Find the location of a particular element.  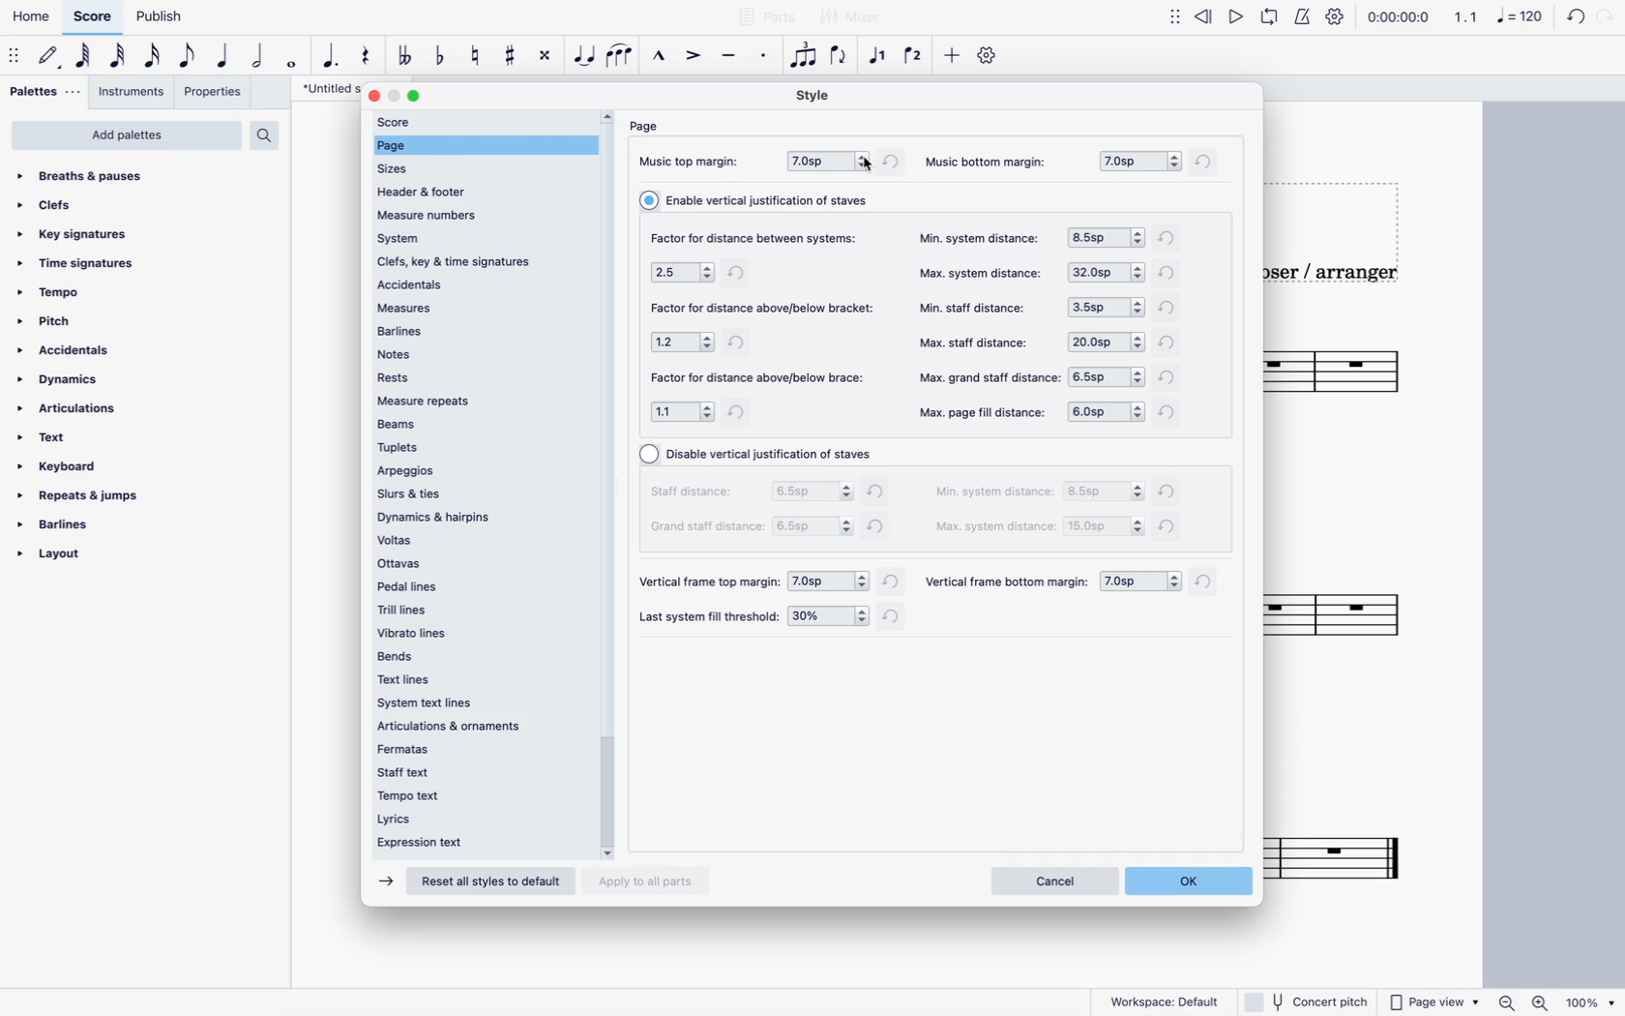

top margin is located at coordinates (826, 161).